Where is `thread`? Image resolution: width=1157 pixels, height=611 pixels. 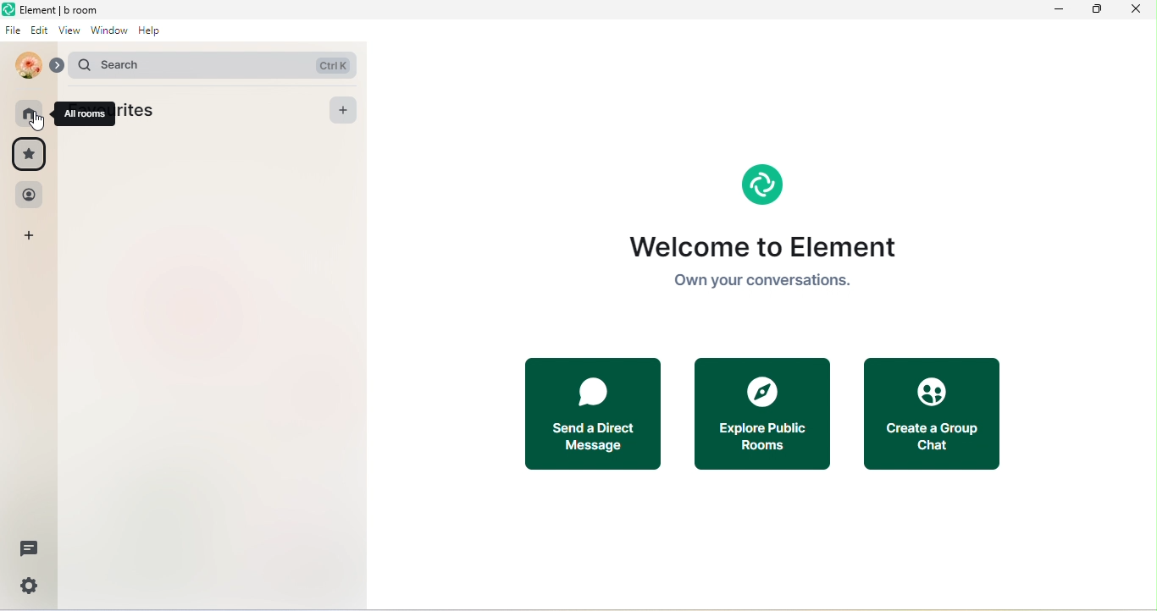 thread is located at coordinates (28, 549).